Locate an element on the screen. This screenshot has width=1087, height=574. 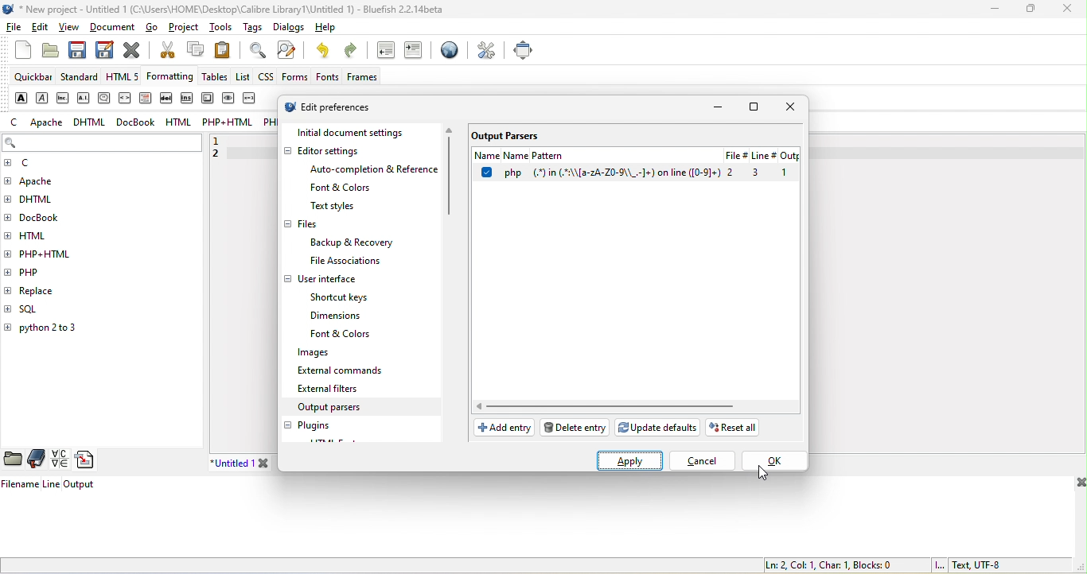
browser is located at coordinates (447, 53).